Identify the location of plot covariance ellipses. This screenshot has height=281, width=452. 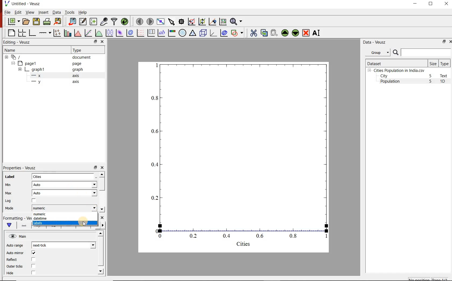
(224, 33).